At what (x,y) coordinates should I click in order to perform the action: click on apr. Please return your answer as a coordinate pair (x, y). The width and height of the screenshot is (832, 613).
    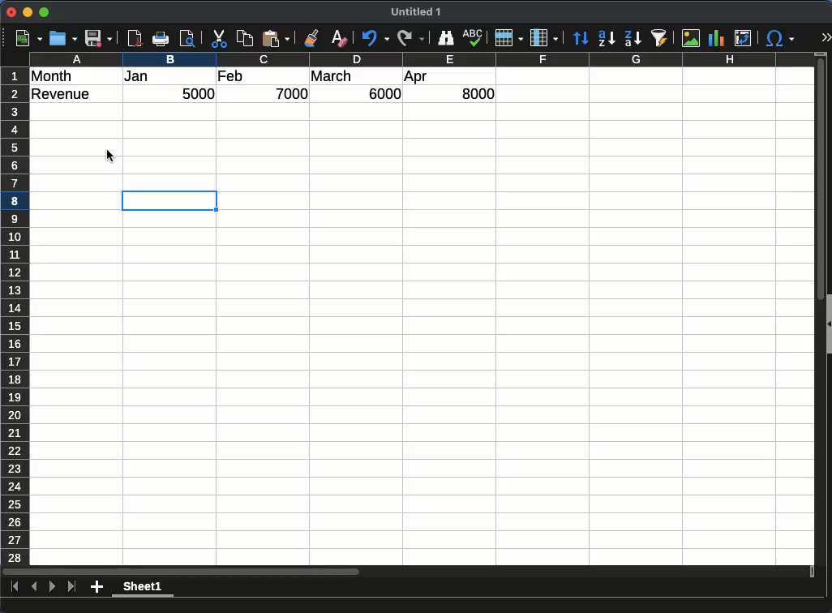
    Looking at the image, I should click on (415, 78).